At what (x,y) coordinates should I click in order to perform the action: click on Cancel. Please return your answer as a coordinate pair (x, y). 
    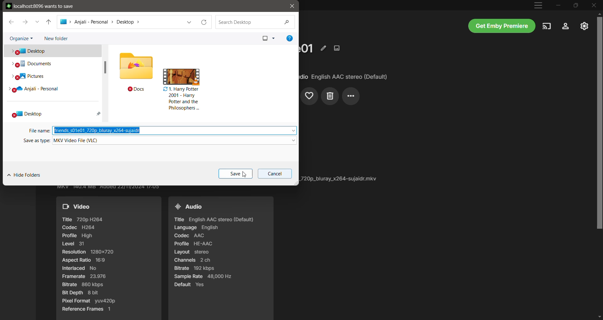
    Looking at the image, I should click on (274, 174).